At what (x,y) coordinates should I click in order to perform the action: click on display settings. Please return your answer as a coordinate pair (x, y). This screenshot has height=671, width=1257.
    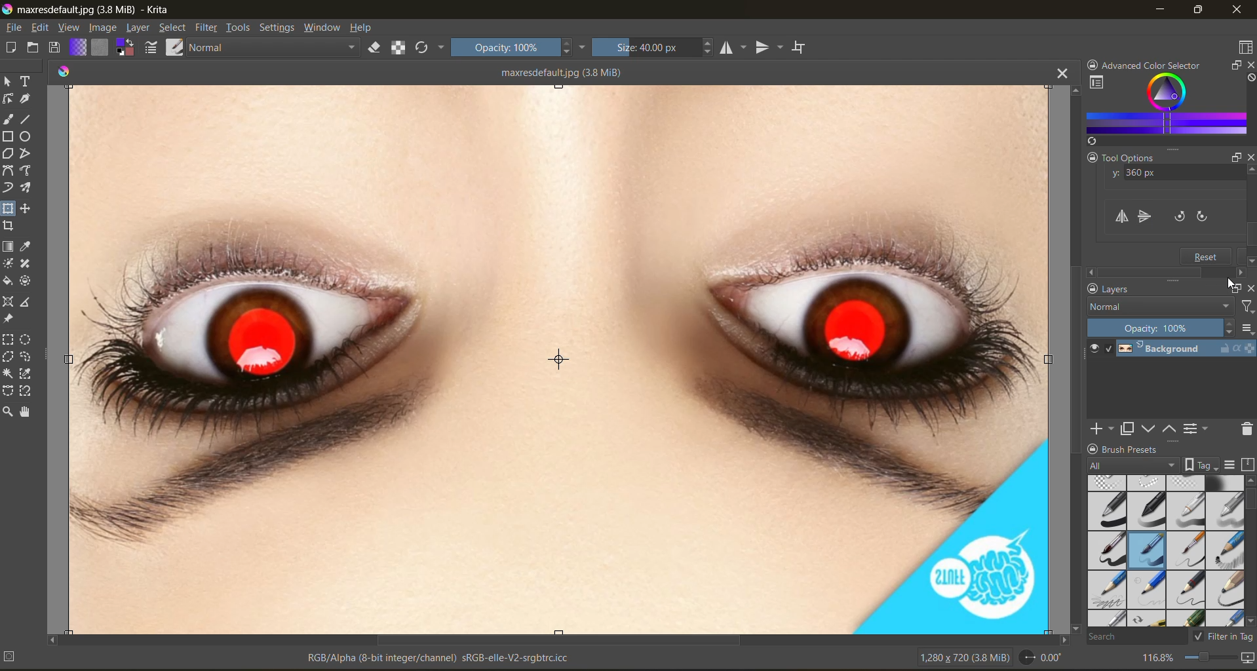
    Looking at the image, I should click on (1233, 464).